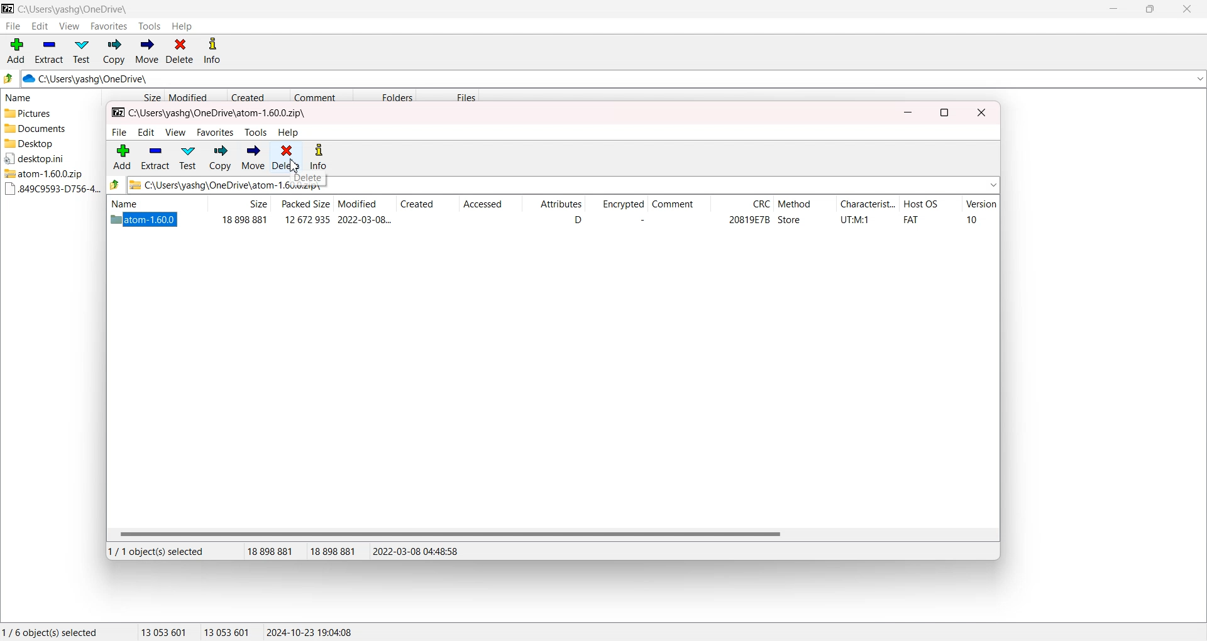 The image size is (1207, 641). I want to click on delete, so click(307, 179).